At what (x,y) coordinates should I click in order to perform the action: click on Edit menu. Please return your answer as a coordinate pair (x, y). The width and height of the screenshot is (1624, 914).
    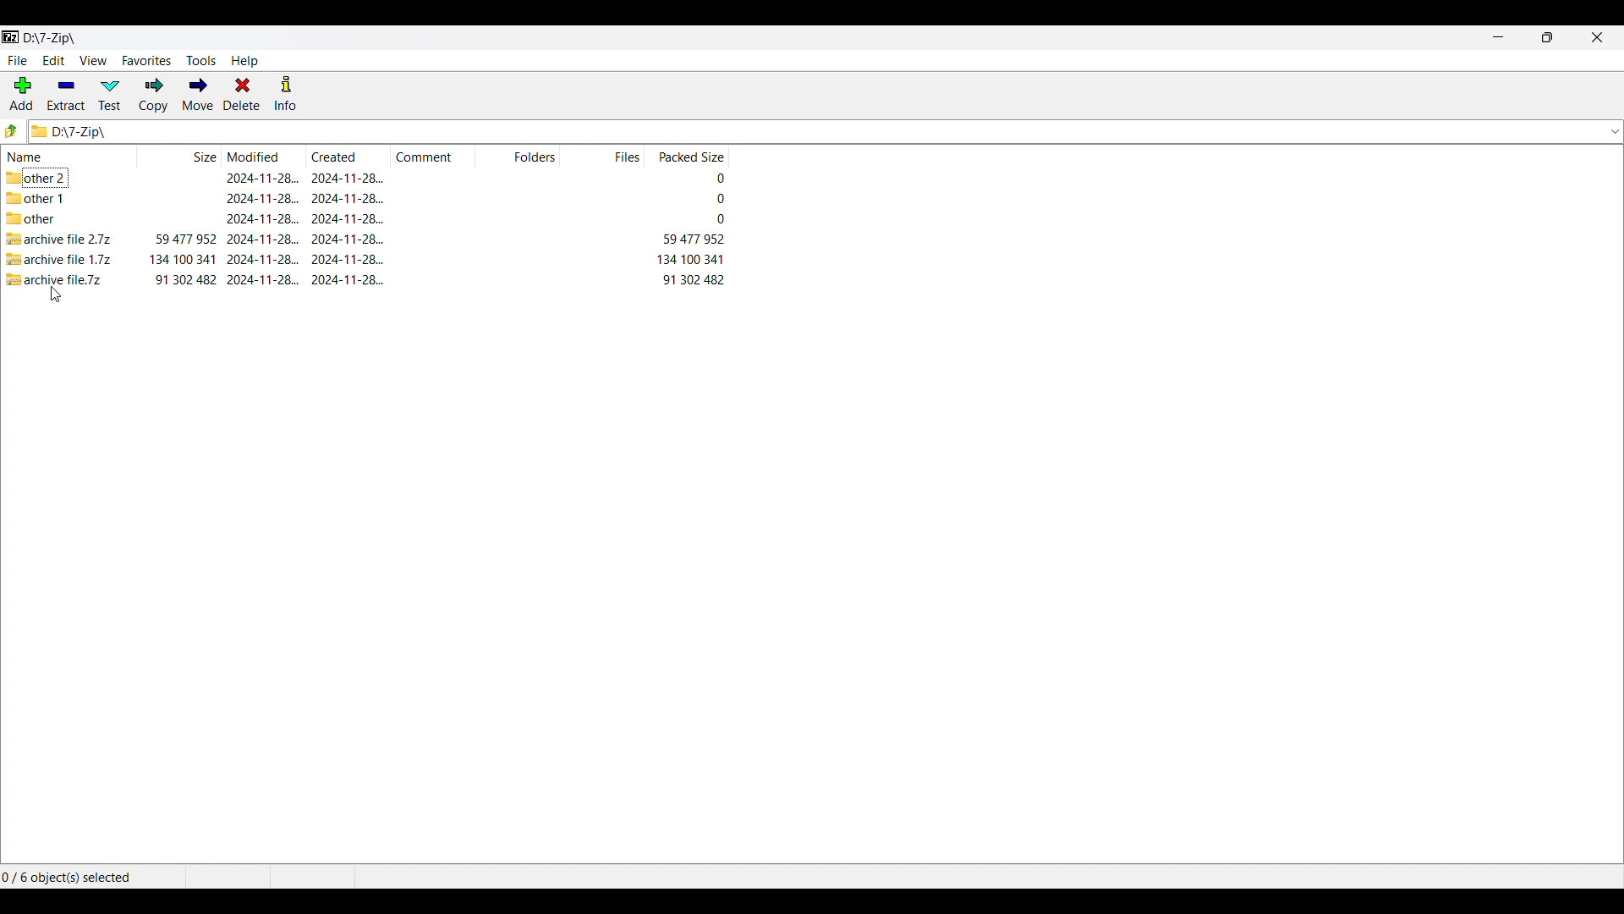
    Looking at the image, I should click on (54, 60).